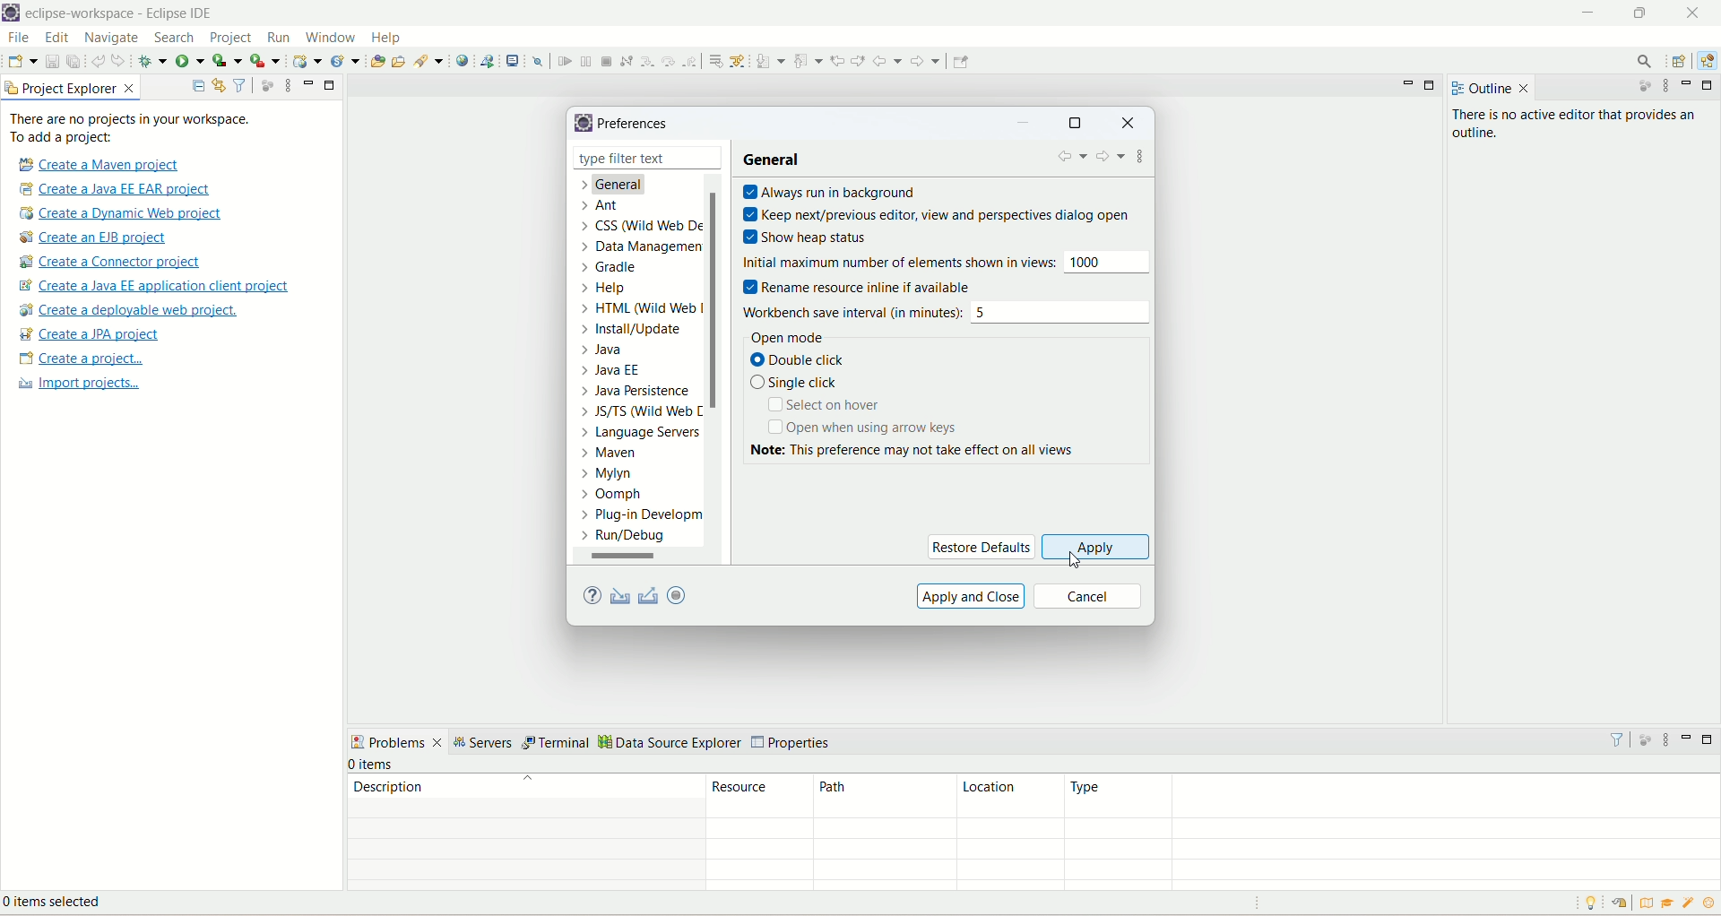  What do you see at coordinates (582, 122) in the screenshot?
I see `logo` at bounding box center [582, 122].